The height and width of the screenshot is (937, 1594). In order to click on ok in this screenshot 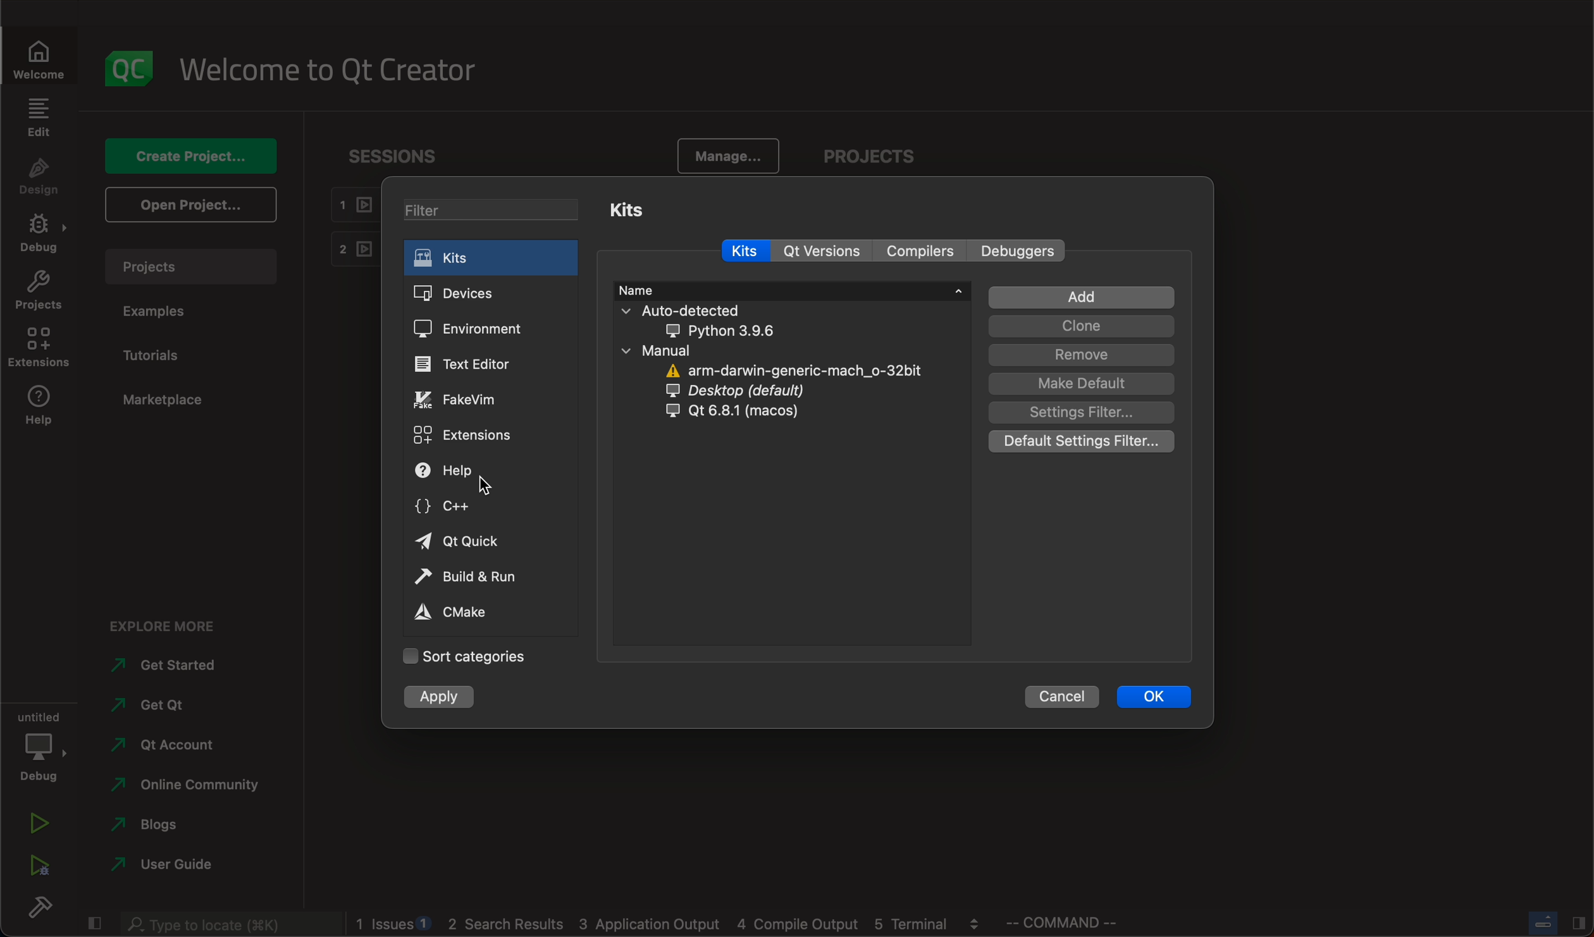, I will do `click(1152, 697)`.